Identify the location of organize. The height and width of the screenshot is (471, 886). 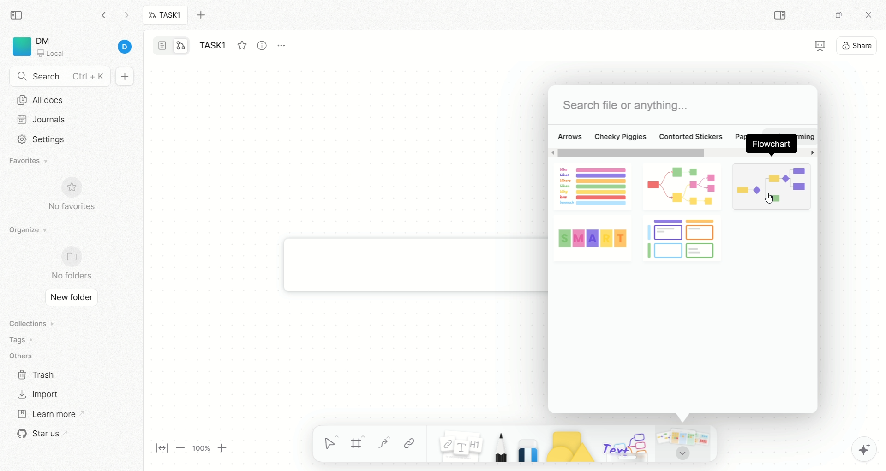
(25, 230).